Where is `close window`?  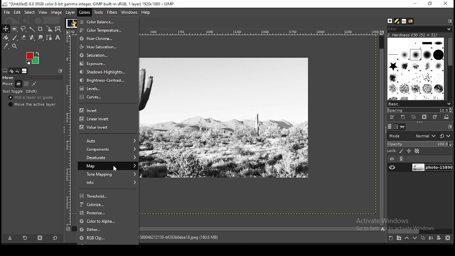
close window is located at coordinates (445, 4).